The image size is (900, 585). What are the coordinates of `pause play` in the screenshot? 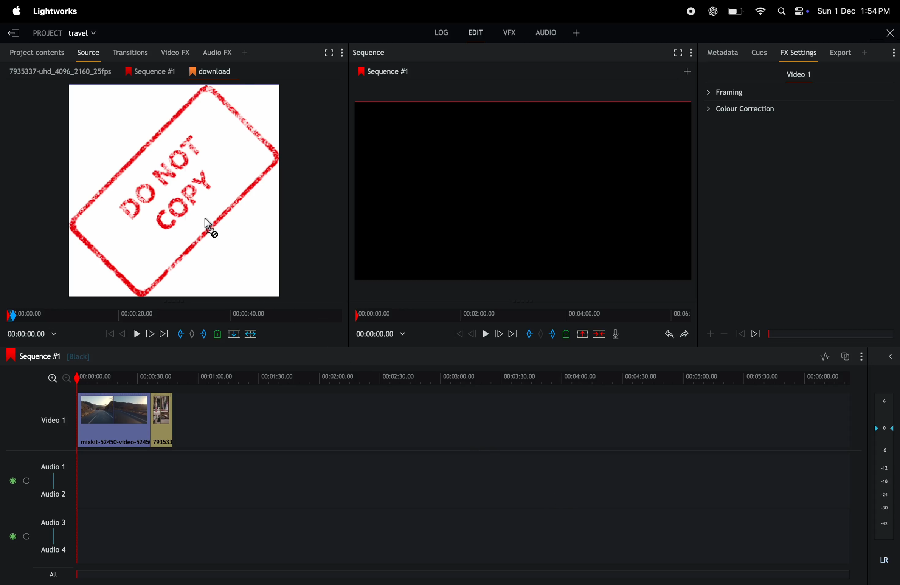 It's located at (486, 333).